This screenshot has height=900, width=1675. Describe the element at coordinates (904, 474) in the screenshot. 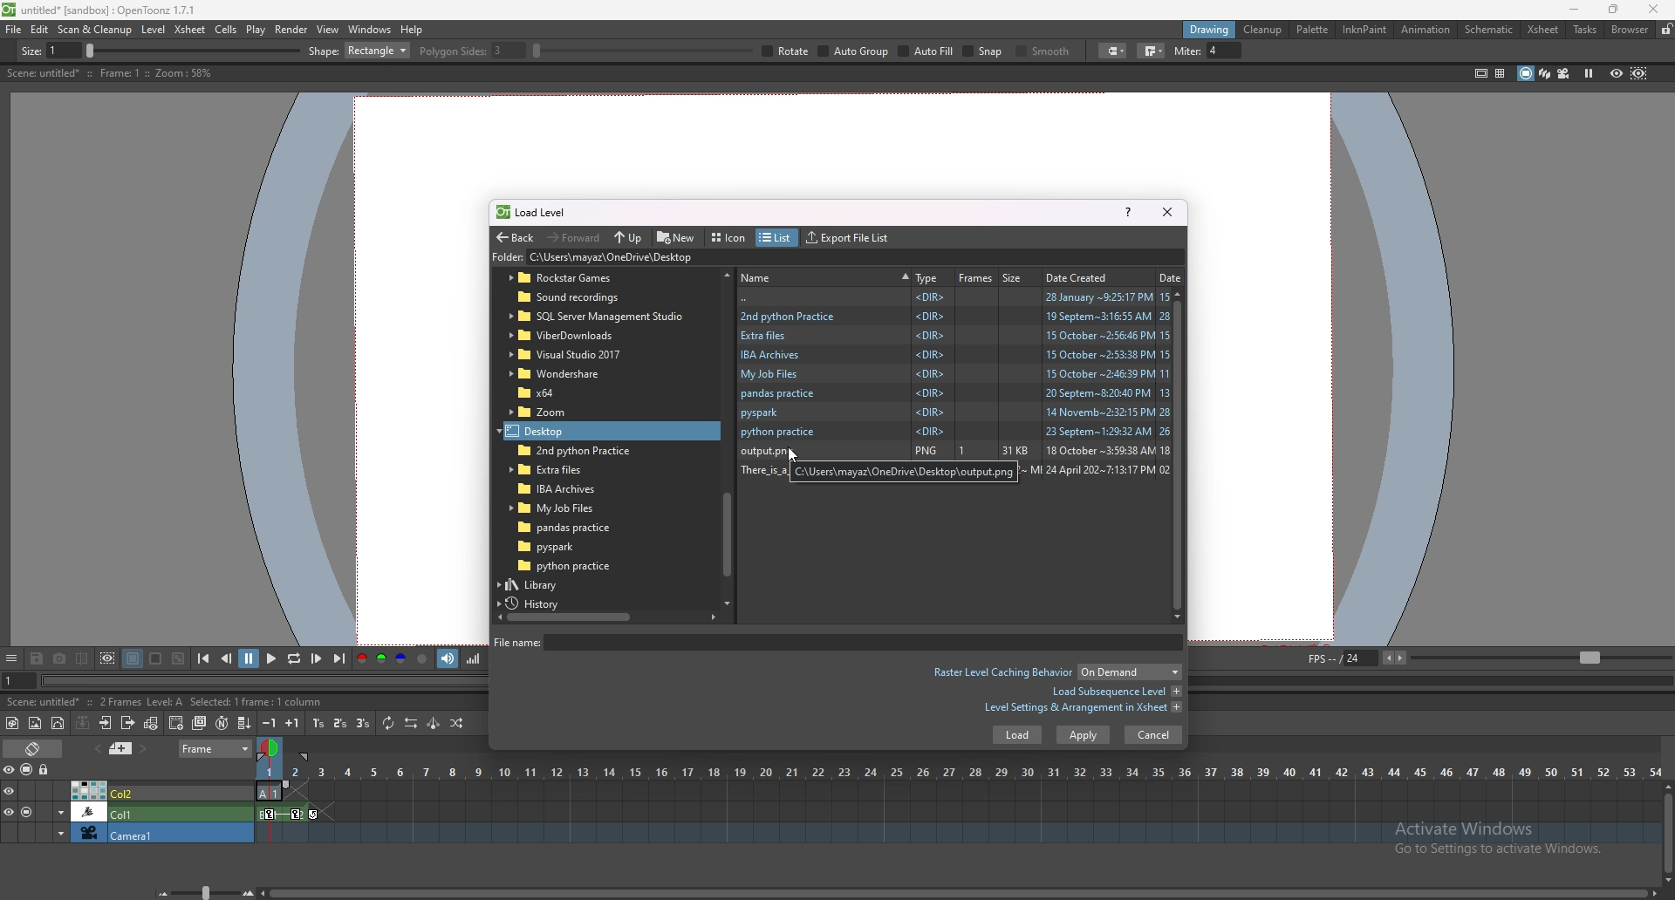

I see `cursor description` at that location.